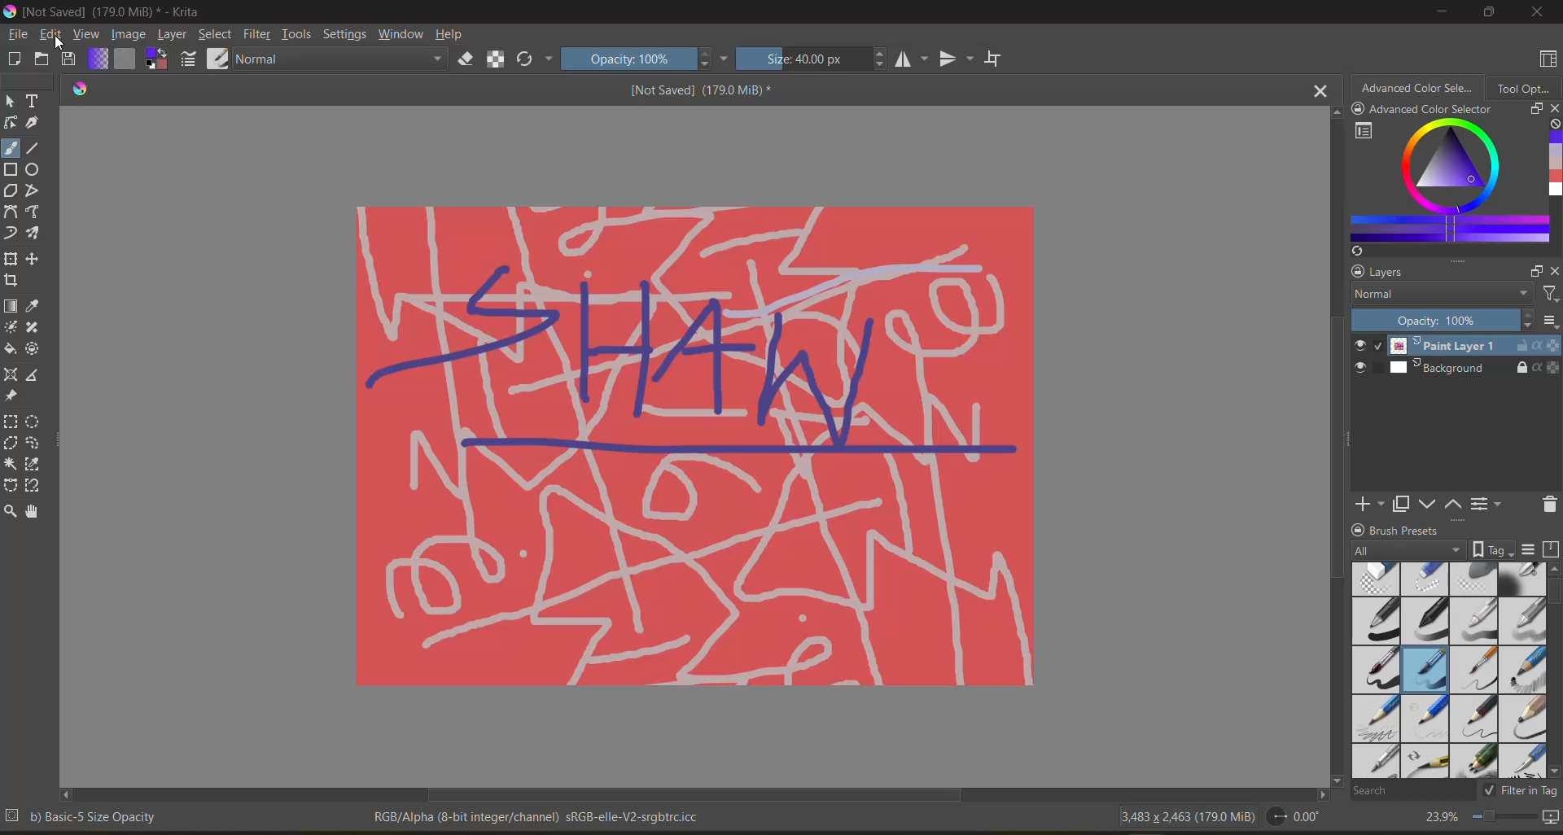 Image resolution: width=1563 pixels, height=835 pixels. Describe the element at coordinates (12, 396) in the screenshot. I see `Reference image tool` at that location.